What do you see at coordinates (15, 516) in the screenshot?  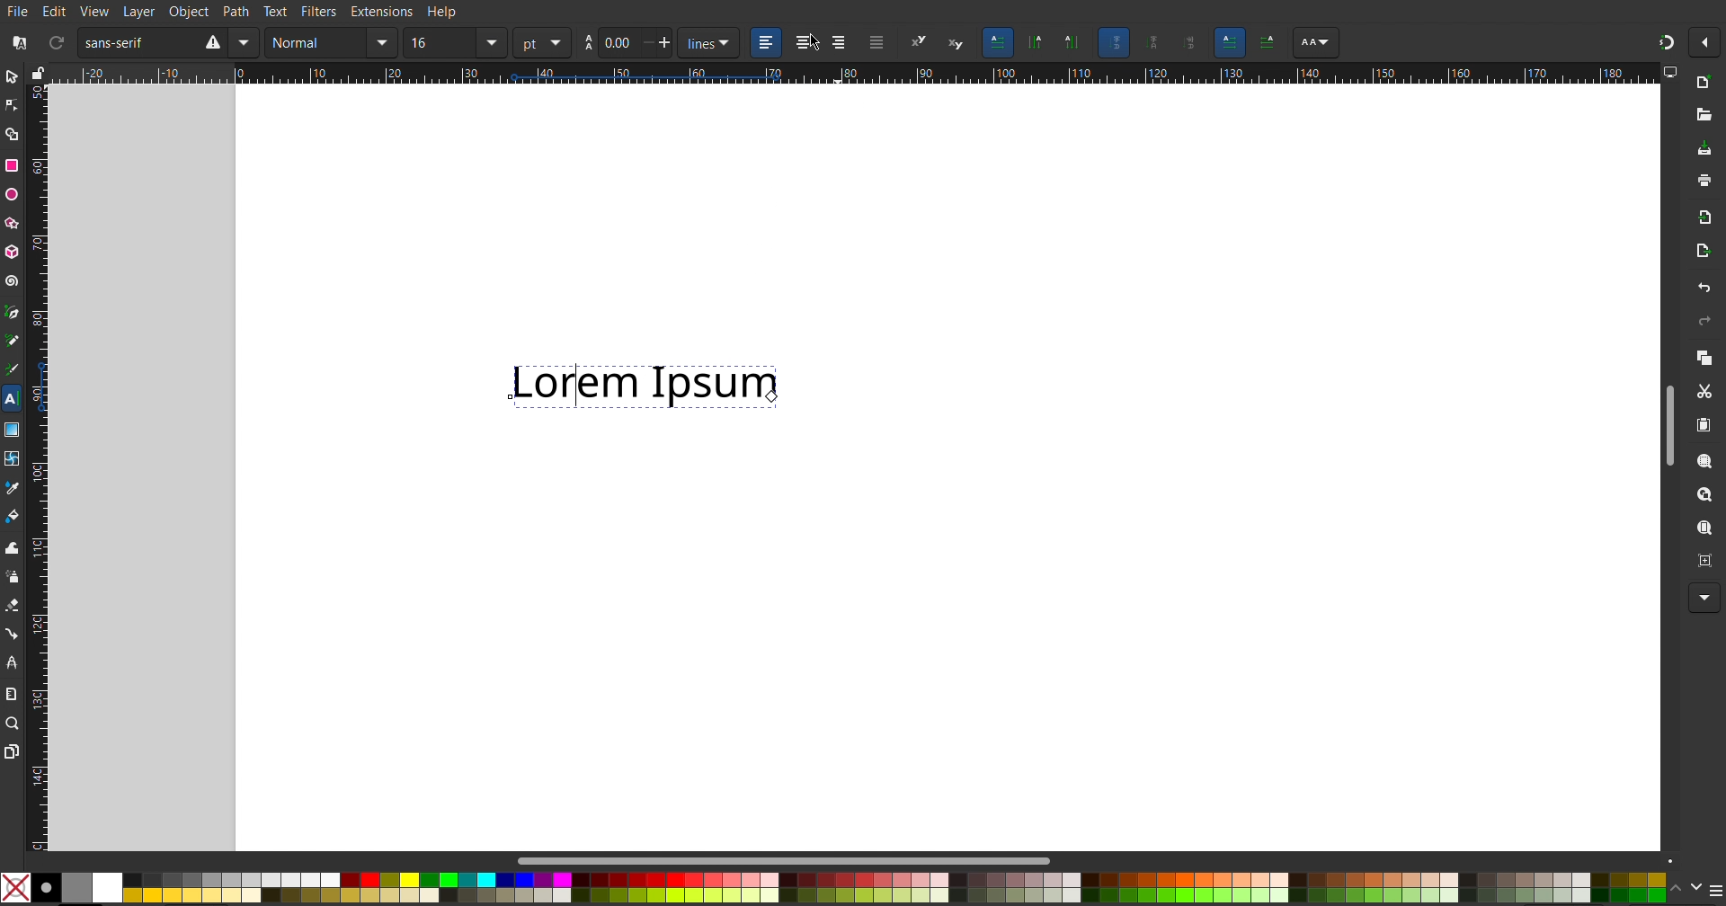 I see `Fill Color` at bounding box center [15, 516].